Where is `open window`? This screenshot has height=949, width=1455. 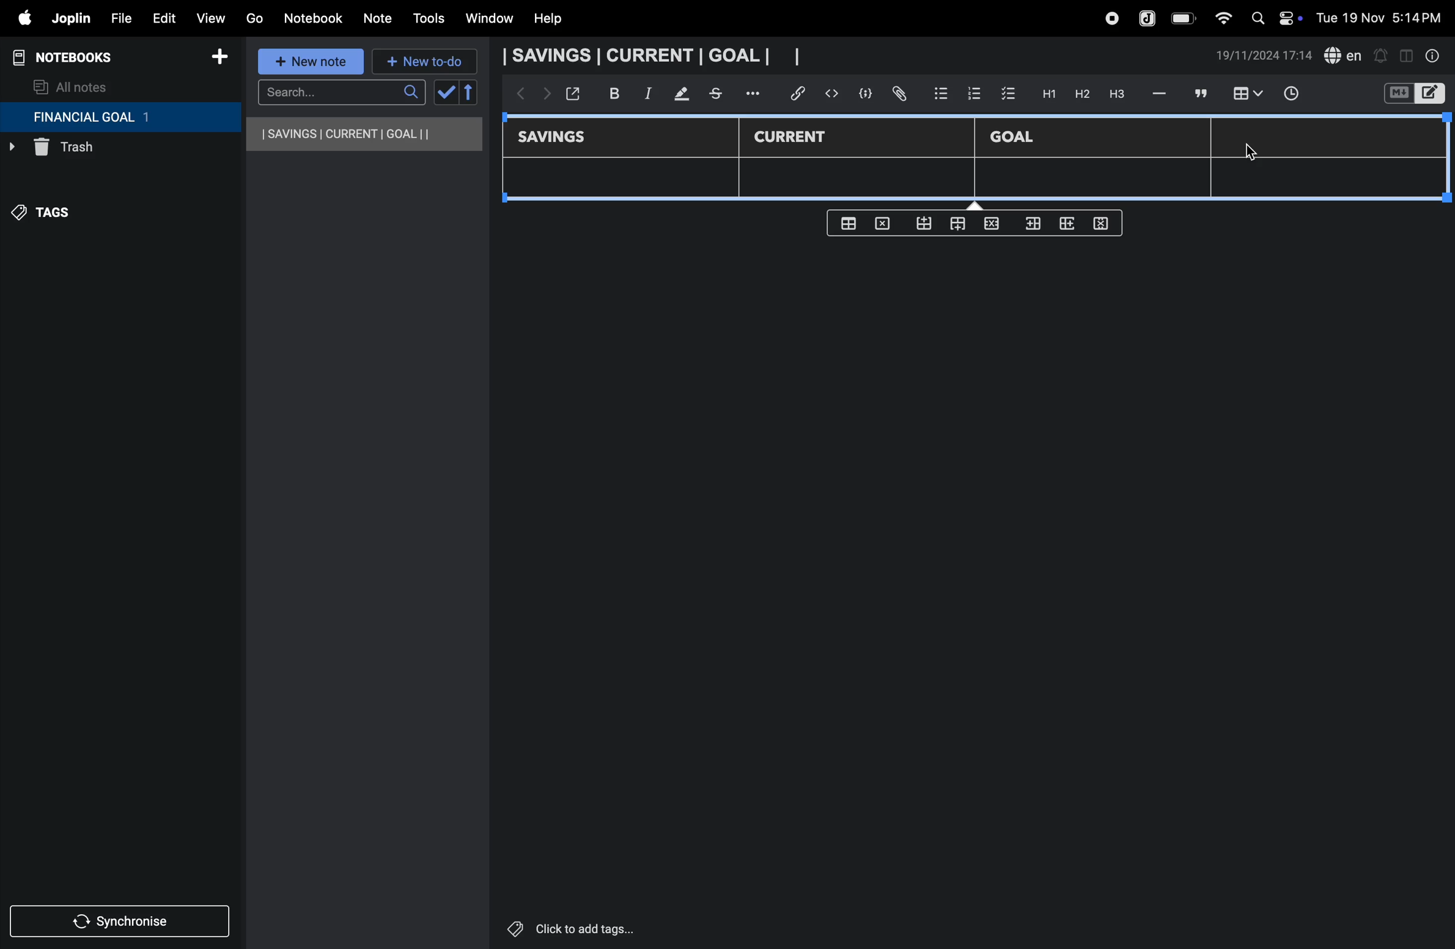
open window is located at coordinates (572, 94).